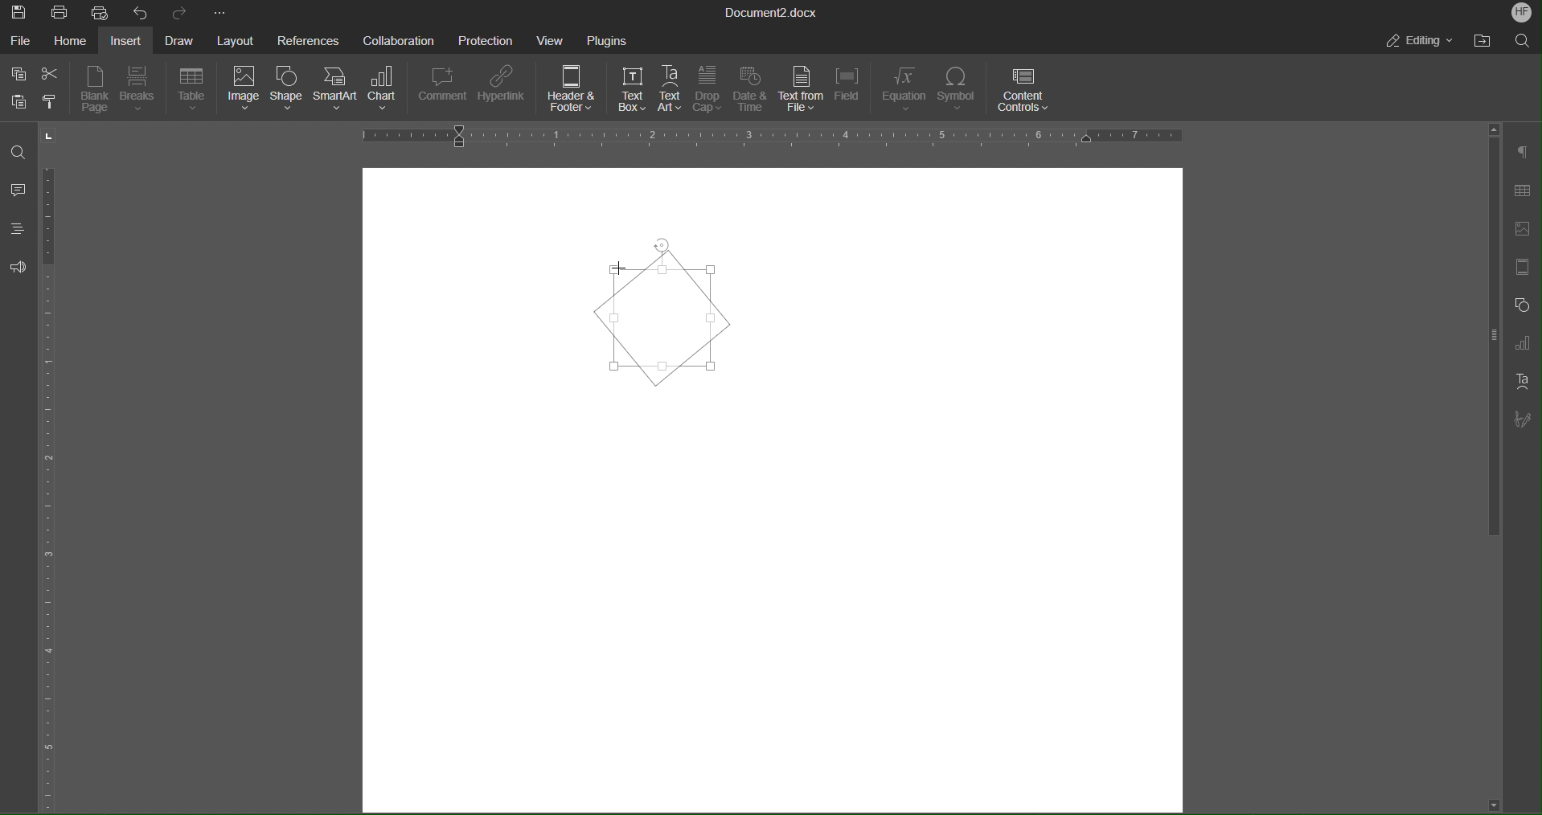 The image size is (1542, 815). Describe the element at coordinates (959, 90) in the screenshot. I see `Symbol` at that location.